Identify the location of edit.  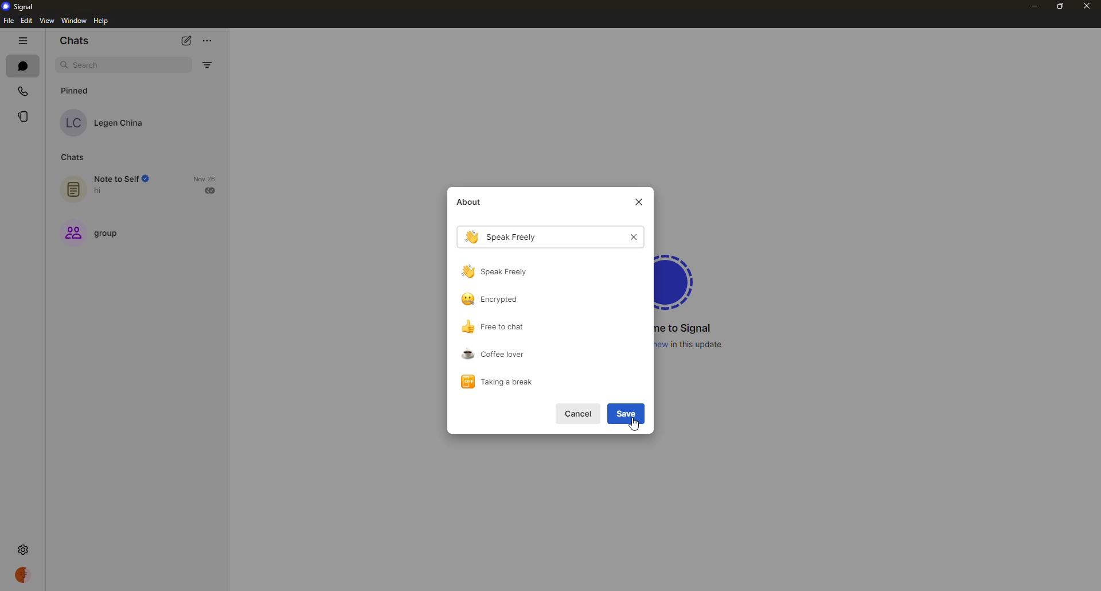
(26, 21).